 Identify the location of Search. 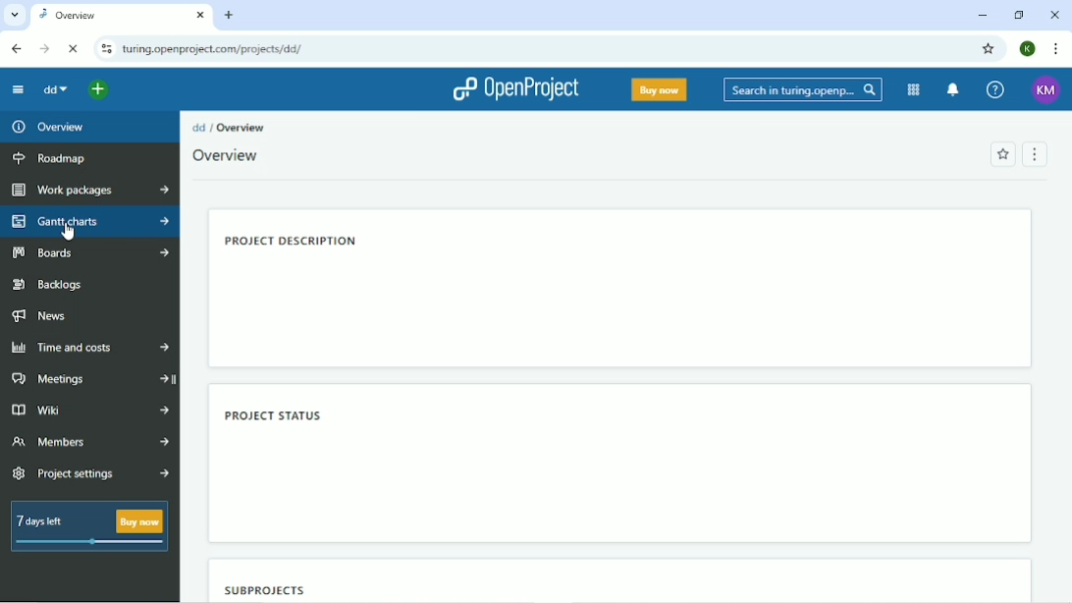
(803, 90).